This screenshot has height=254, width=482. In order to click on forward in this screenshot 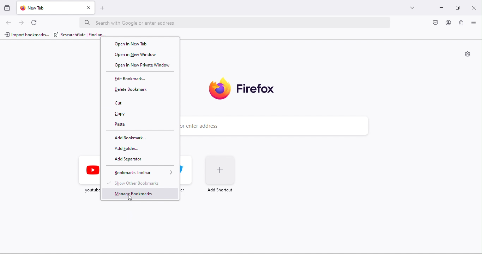, I will do `click(23, 23)`.